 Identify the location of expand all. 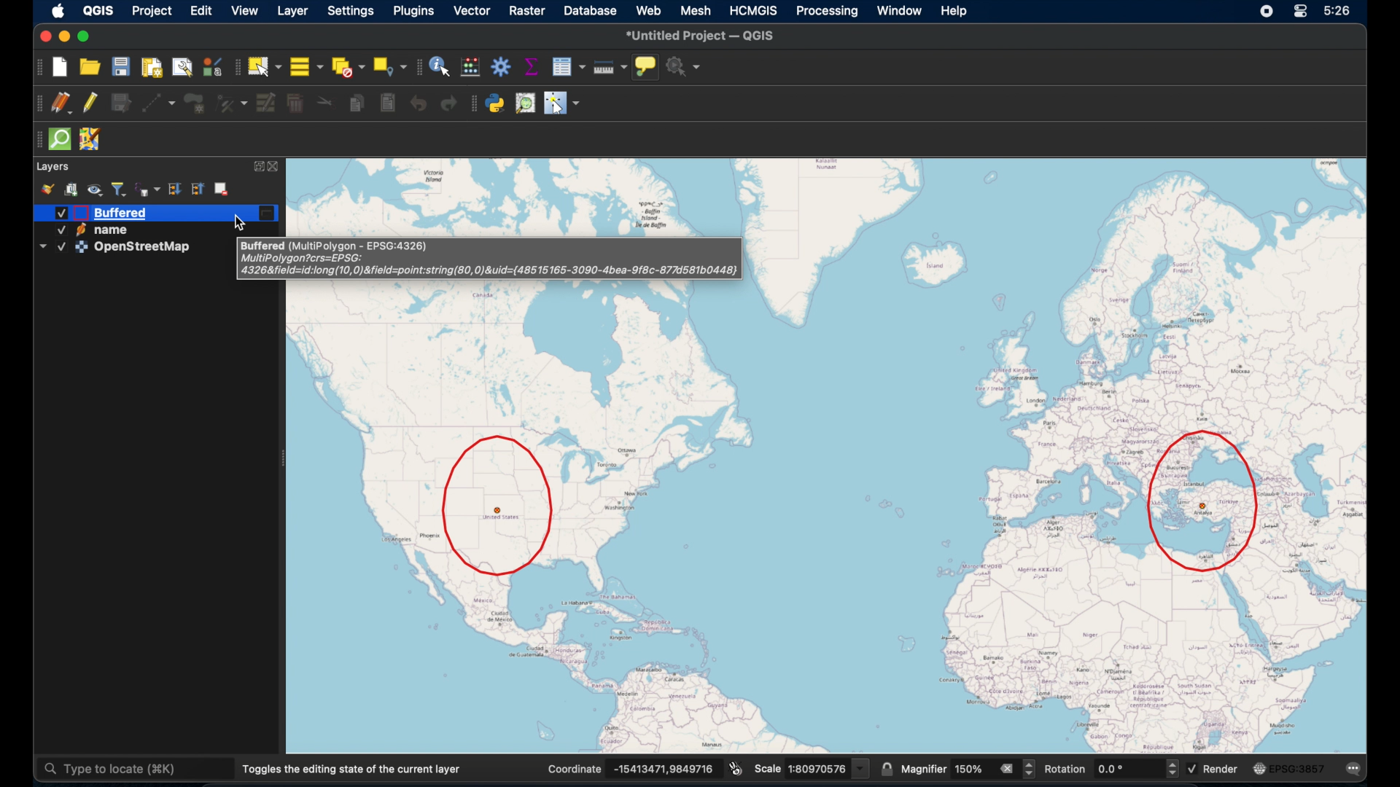
(173, 189).